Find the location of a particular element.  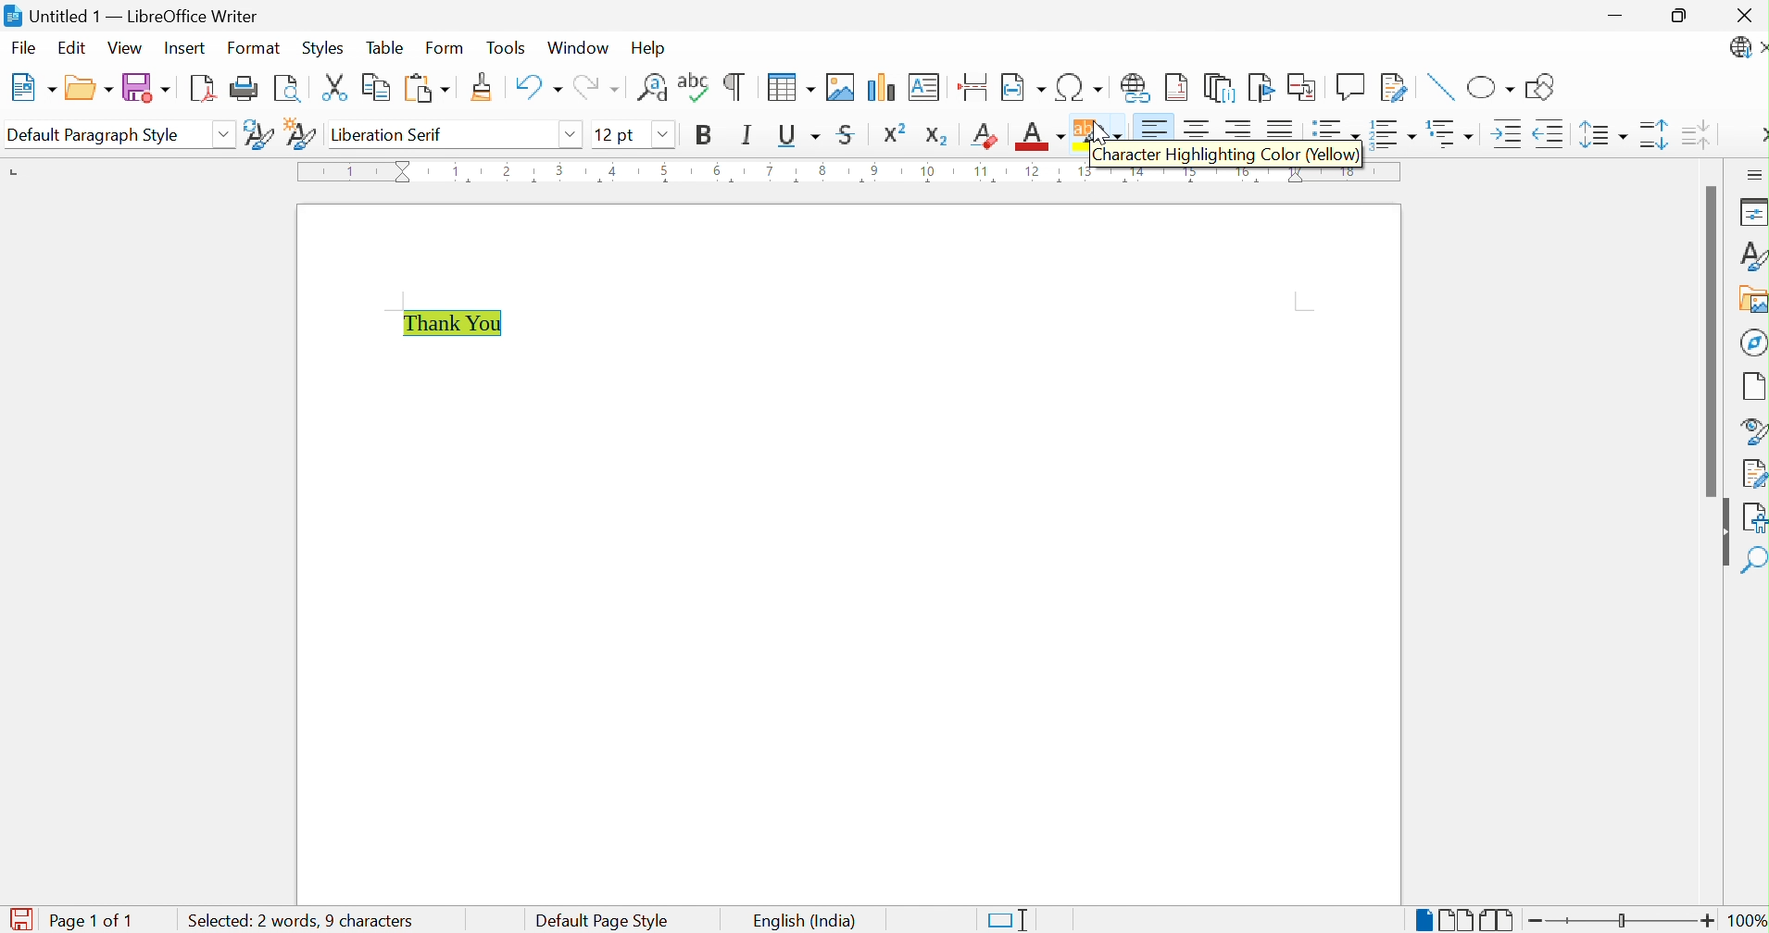

Default Page Style is located at coordinates (604, 919).